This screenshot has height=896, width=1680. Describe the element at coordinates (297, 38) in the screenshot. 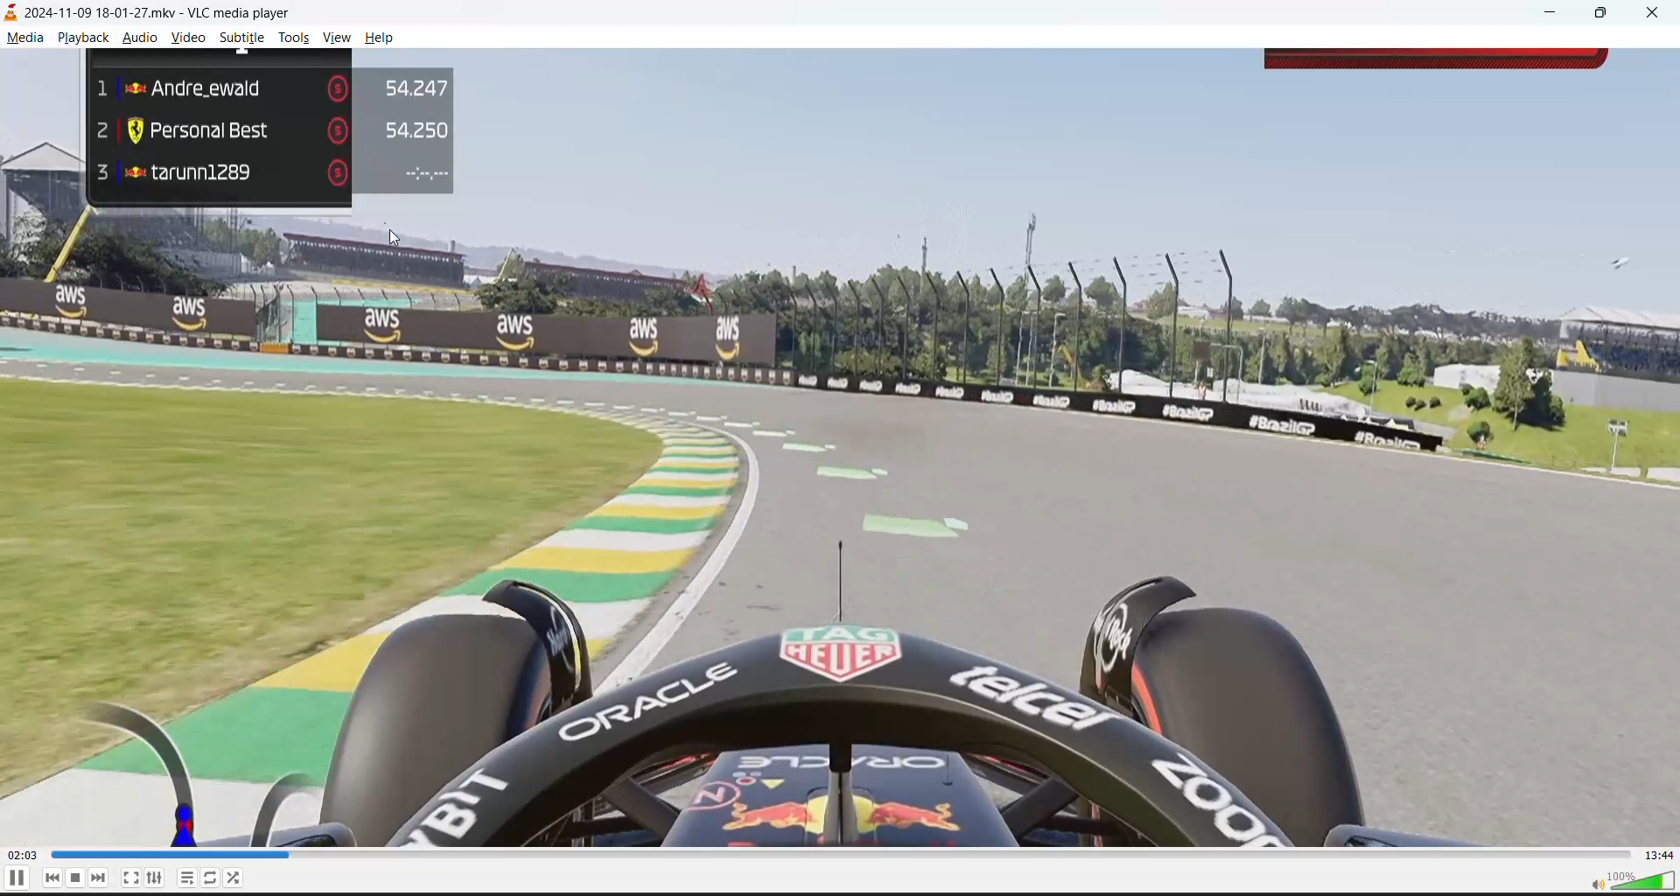

I see `tools` at that location.